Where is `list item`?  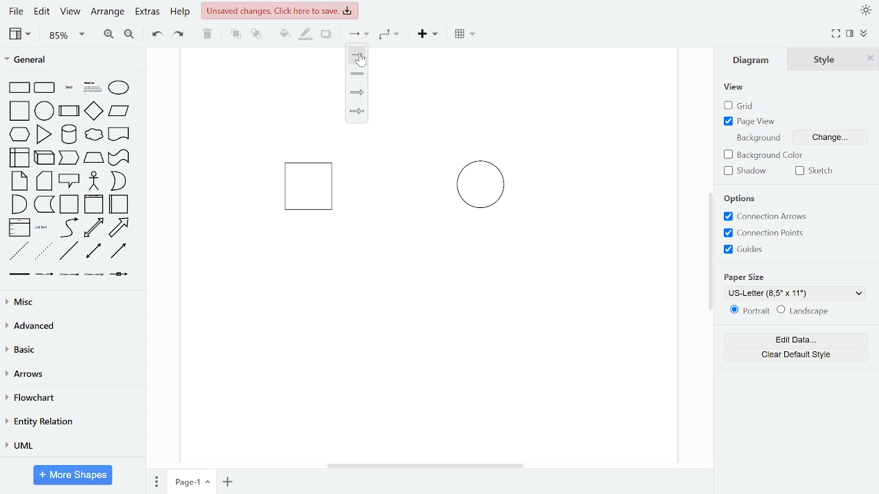
list item is located at coordinates (42, 227).